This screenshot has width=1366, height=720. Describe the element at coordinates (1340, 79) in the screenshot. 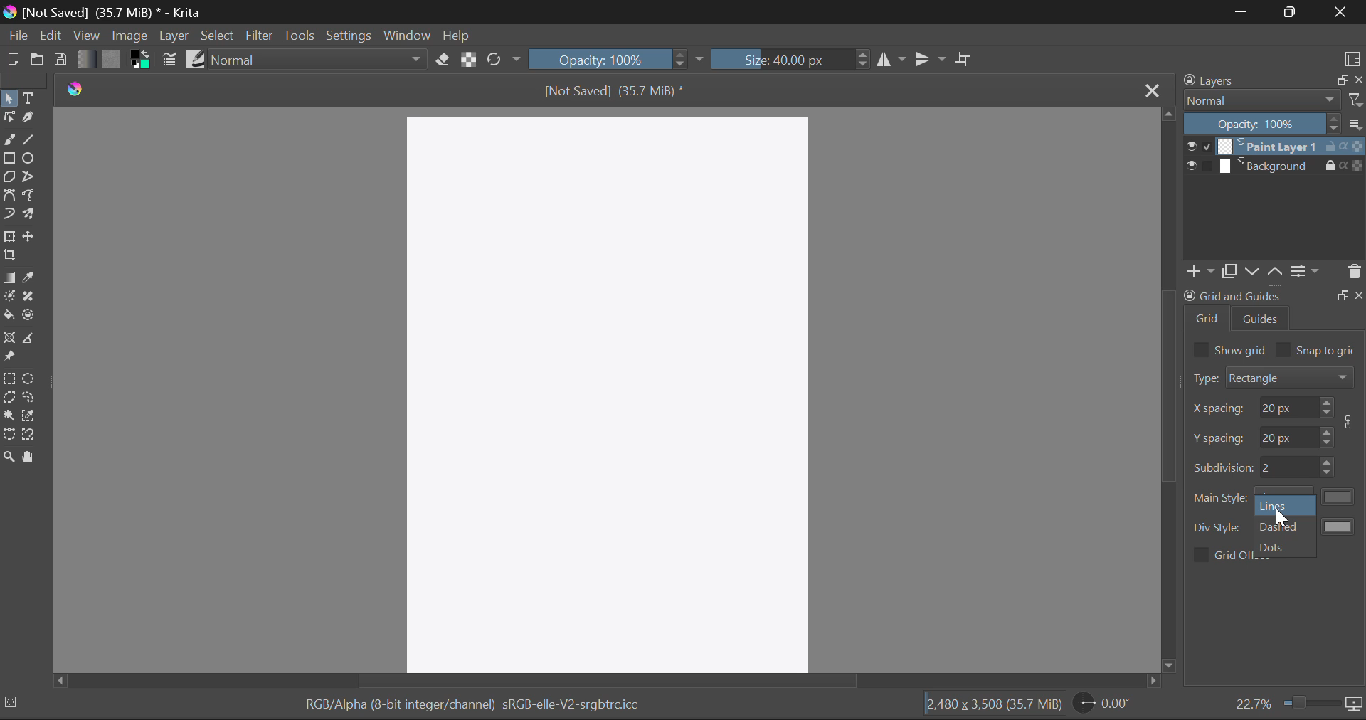

I see `copy` at that location.